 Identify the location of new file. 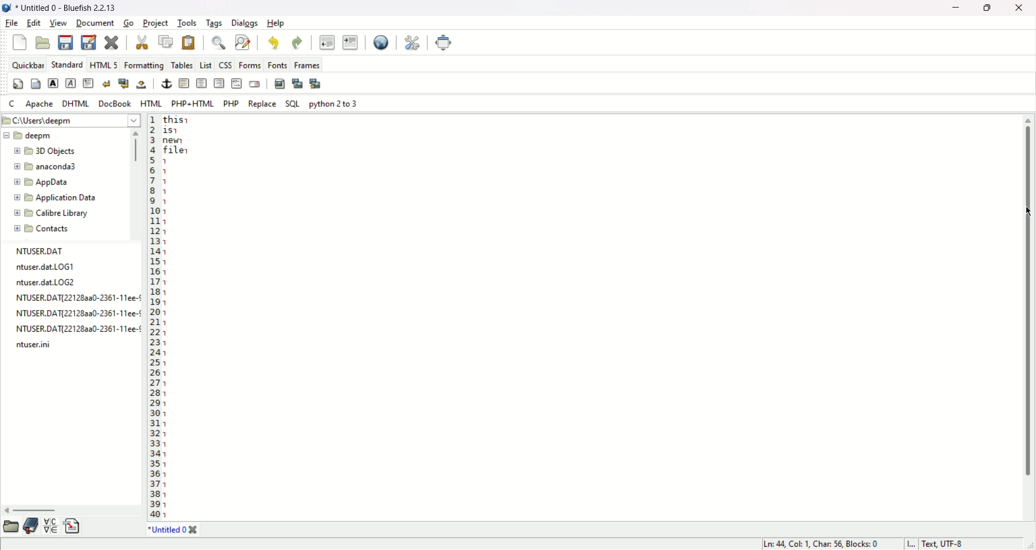
(18, 43).